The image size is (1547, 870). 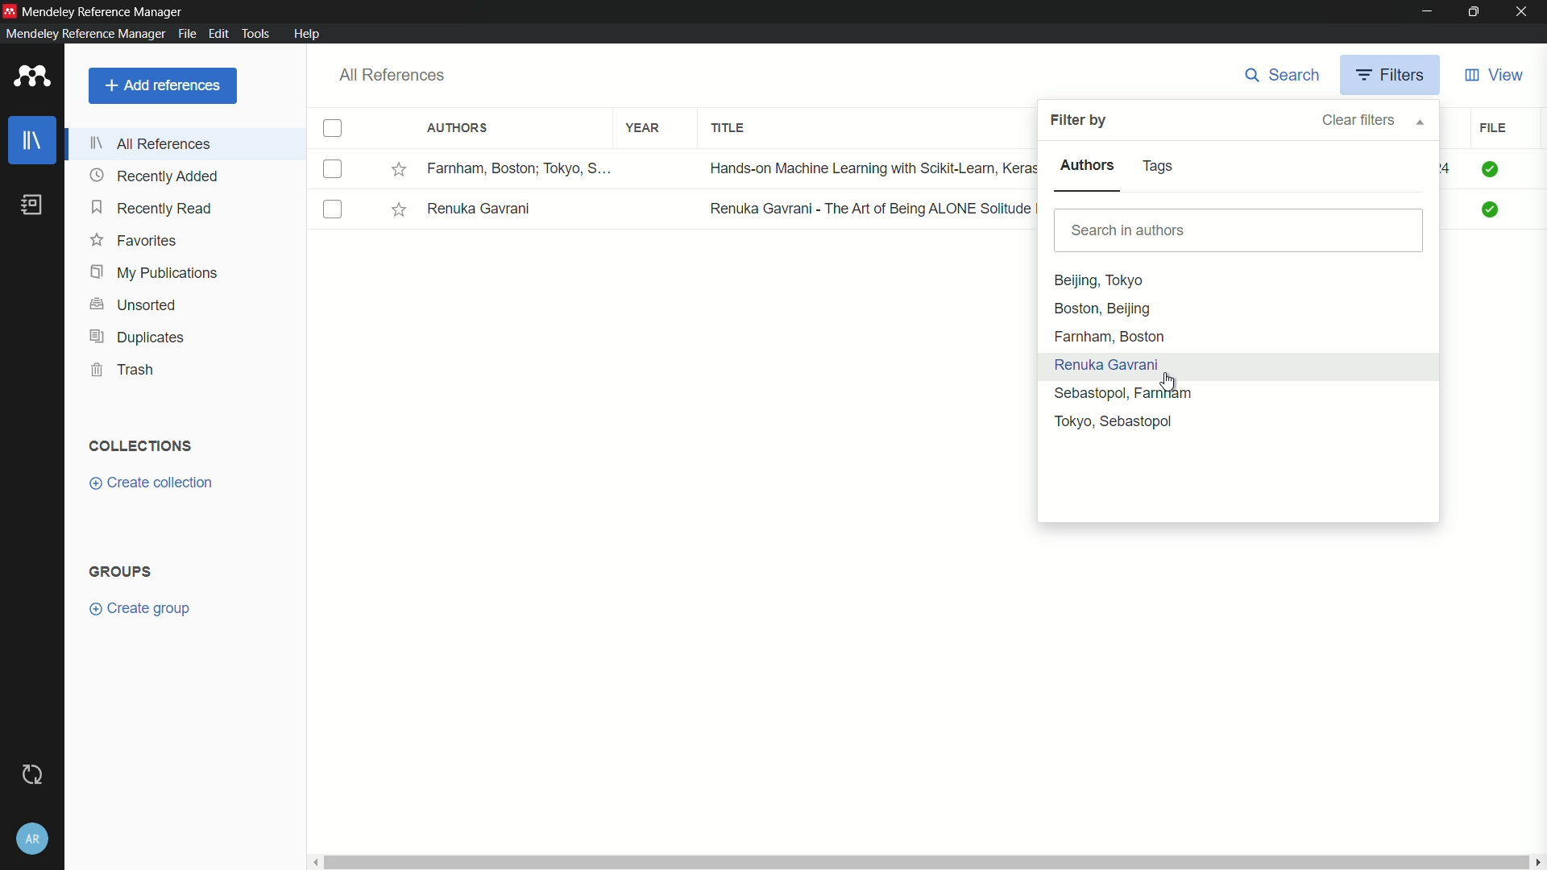 I want to click on tools menu, so click(x=255, y=34).